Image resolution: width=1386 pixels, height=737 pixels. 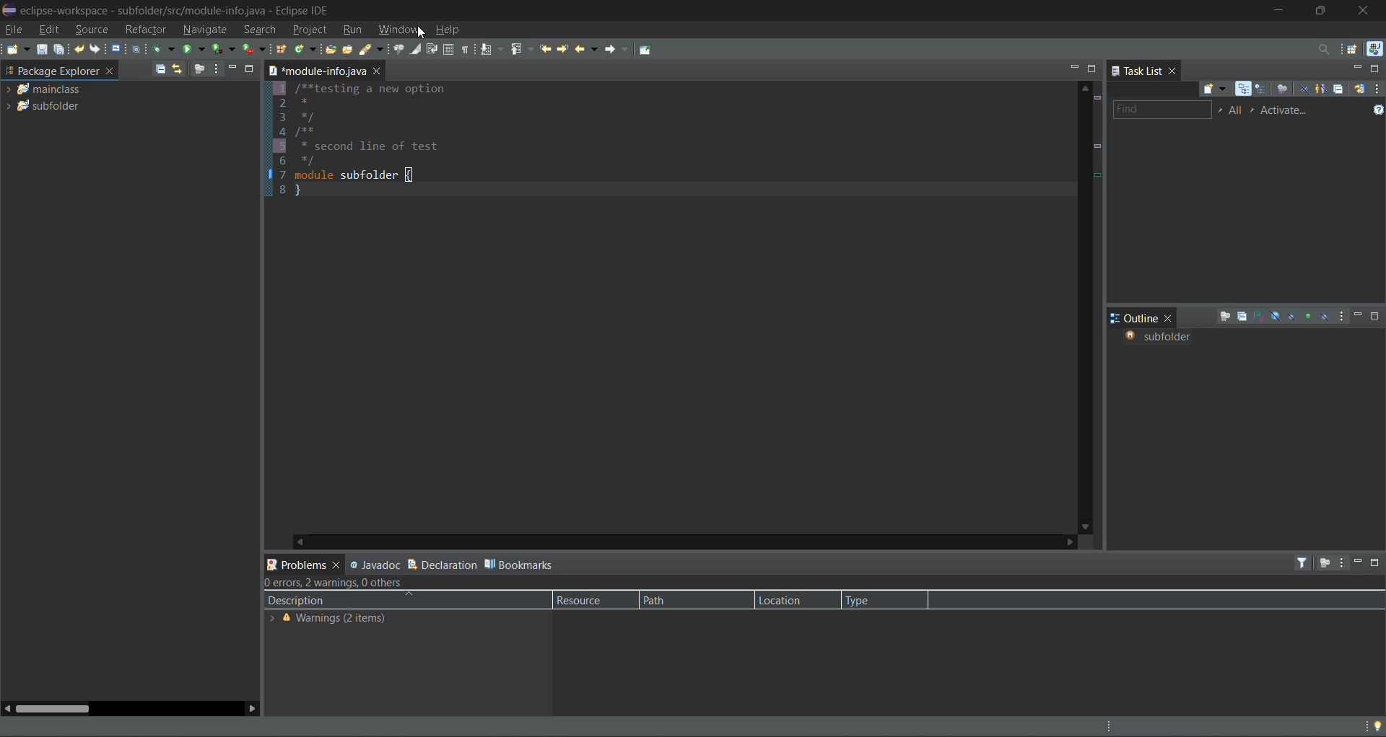 What do you see at coordinates (1291, 315) in the screenshot?
I see `hide static fields and methods` at bounding box center [1291, 315].